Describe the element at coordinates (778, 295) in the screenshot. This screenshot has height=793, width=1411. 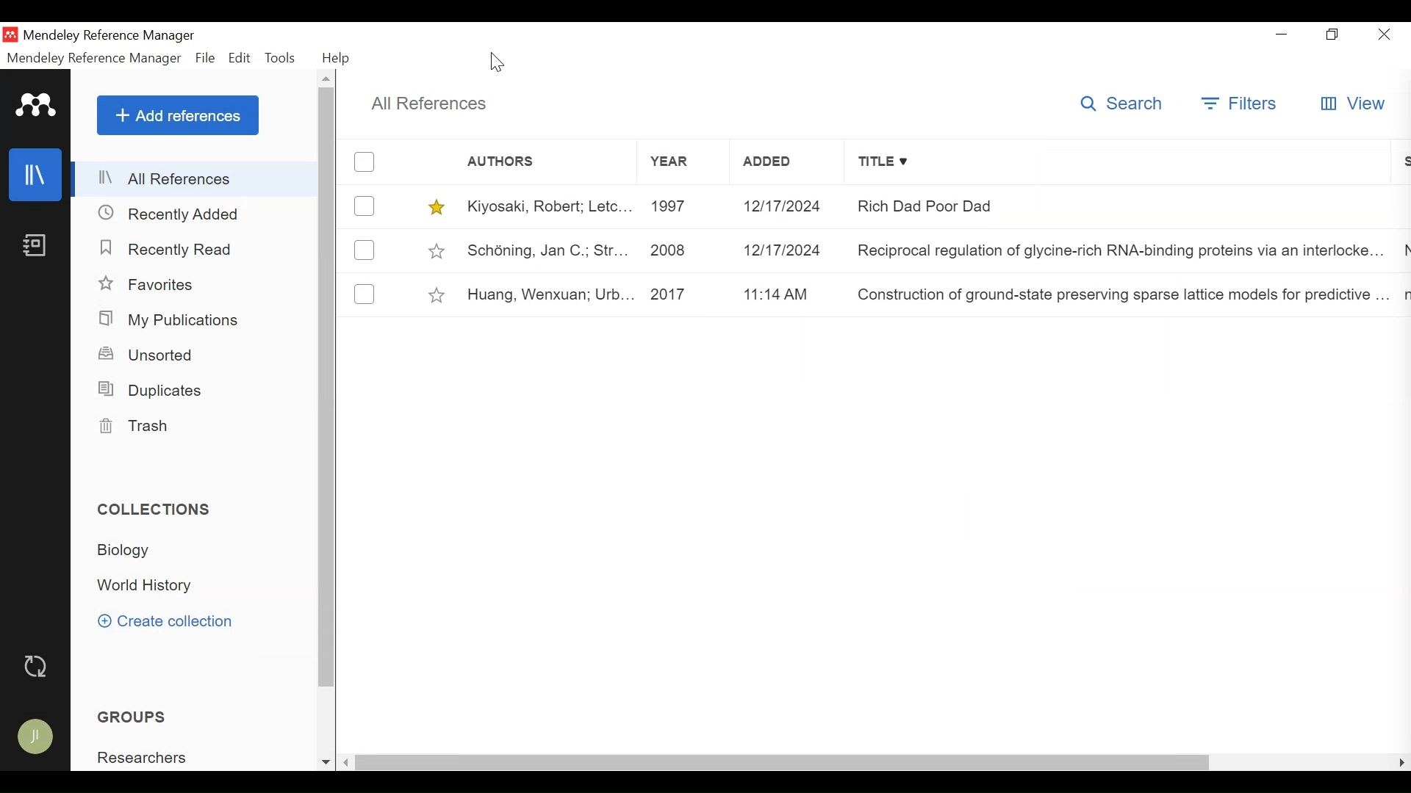
I see `11:14 AM` at that location.